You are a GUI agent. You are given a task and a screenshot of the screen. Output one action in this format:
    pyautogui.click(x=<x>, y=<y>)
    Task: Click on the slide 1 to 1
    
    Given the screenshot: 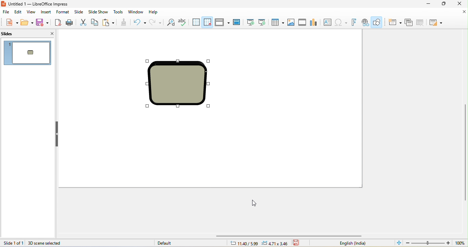 What is the action you would take?
    pyautogui.click(x=12, y=243)
    